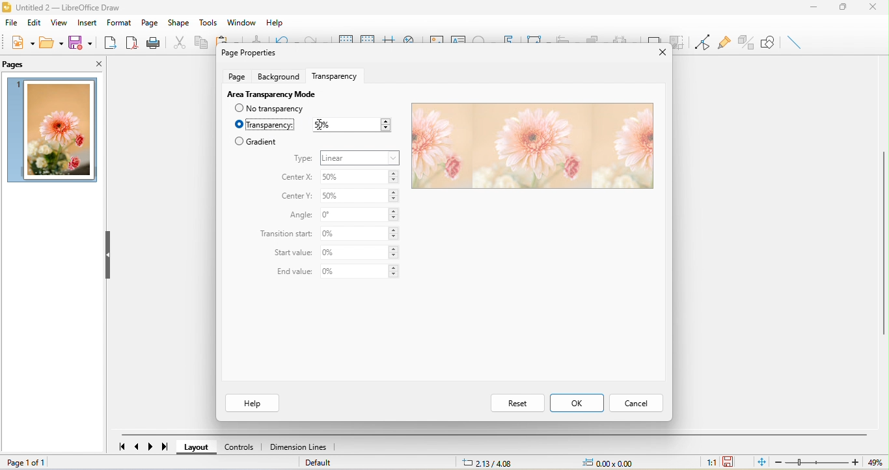 Image resolution: width=889 pixels, height=470 pixels. What do you see at coordinates (361, 158) in the screenshot?
I see `linear` at bounding box center [361, 158].